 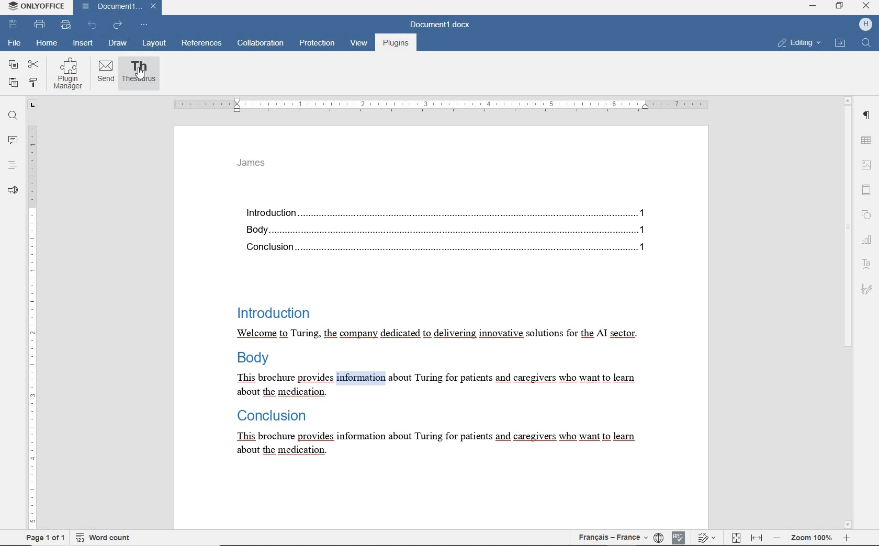 What do you see at coordinates (118, 26) in the screenshot?
I see `REDO` at bounding box center [118, 26].